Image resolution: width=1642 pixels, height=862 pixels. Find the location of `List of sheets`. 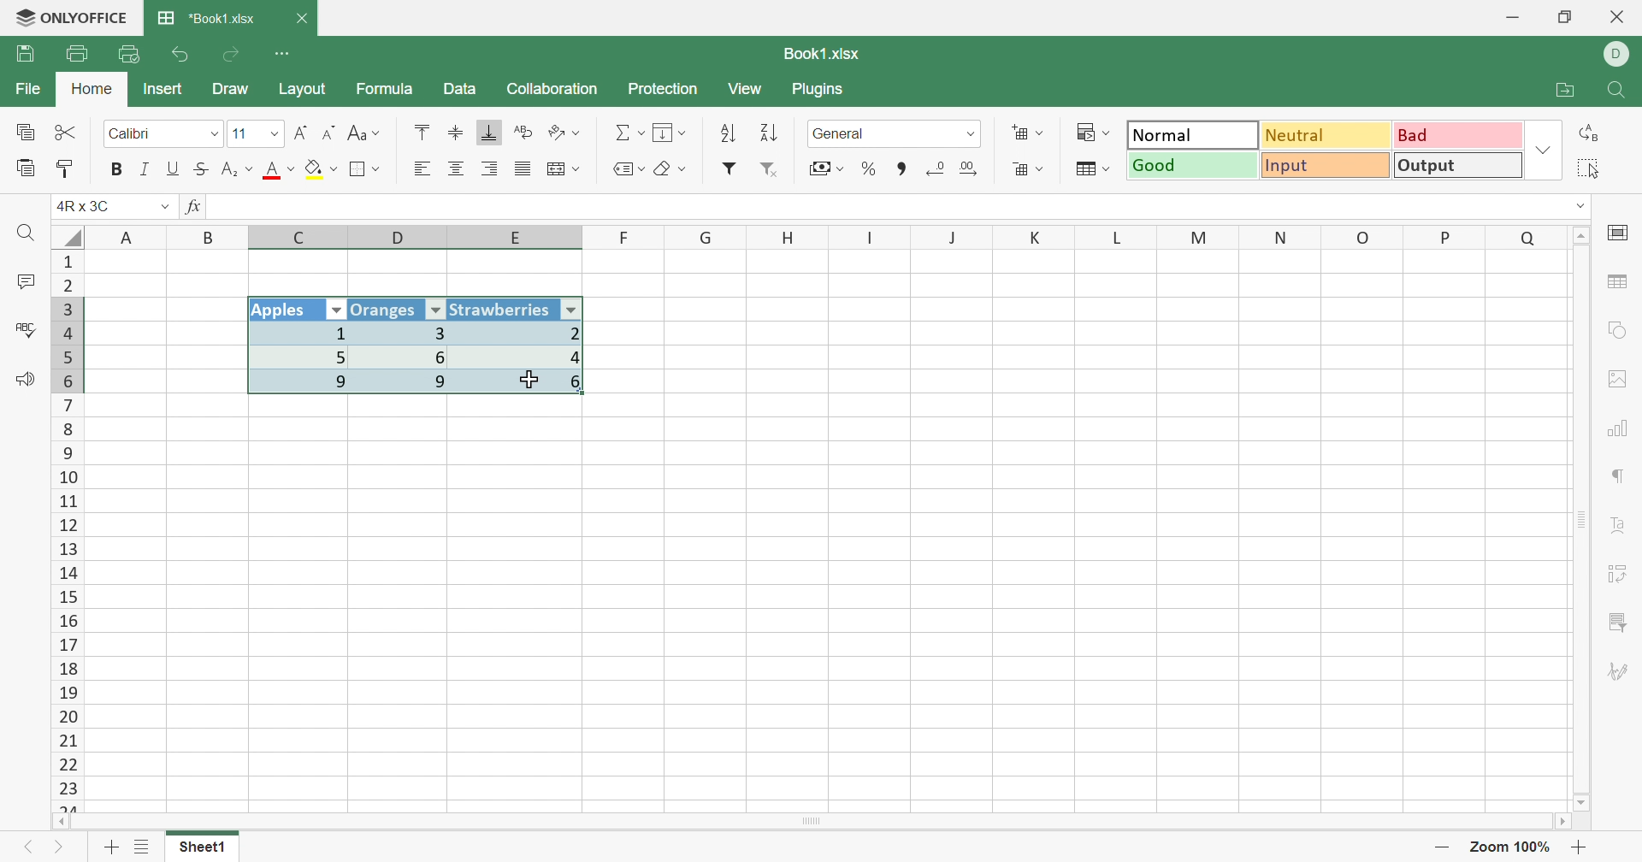

List of sheets is located at coordinates (141, 847).